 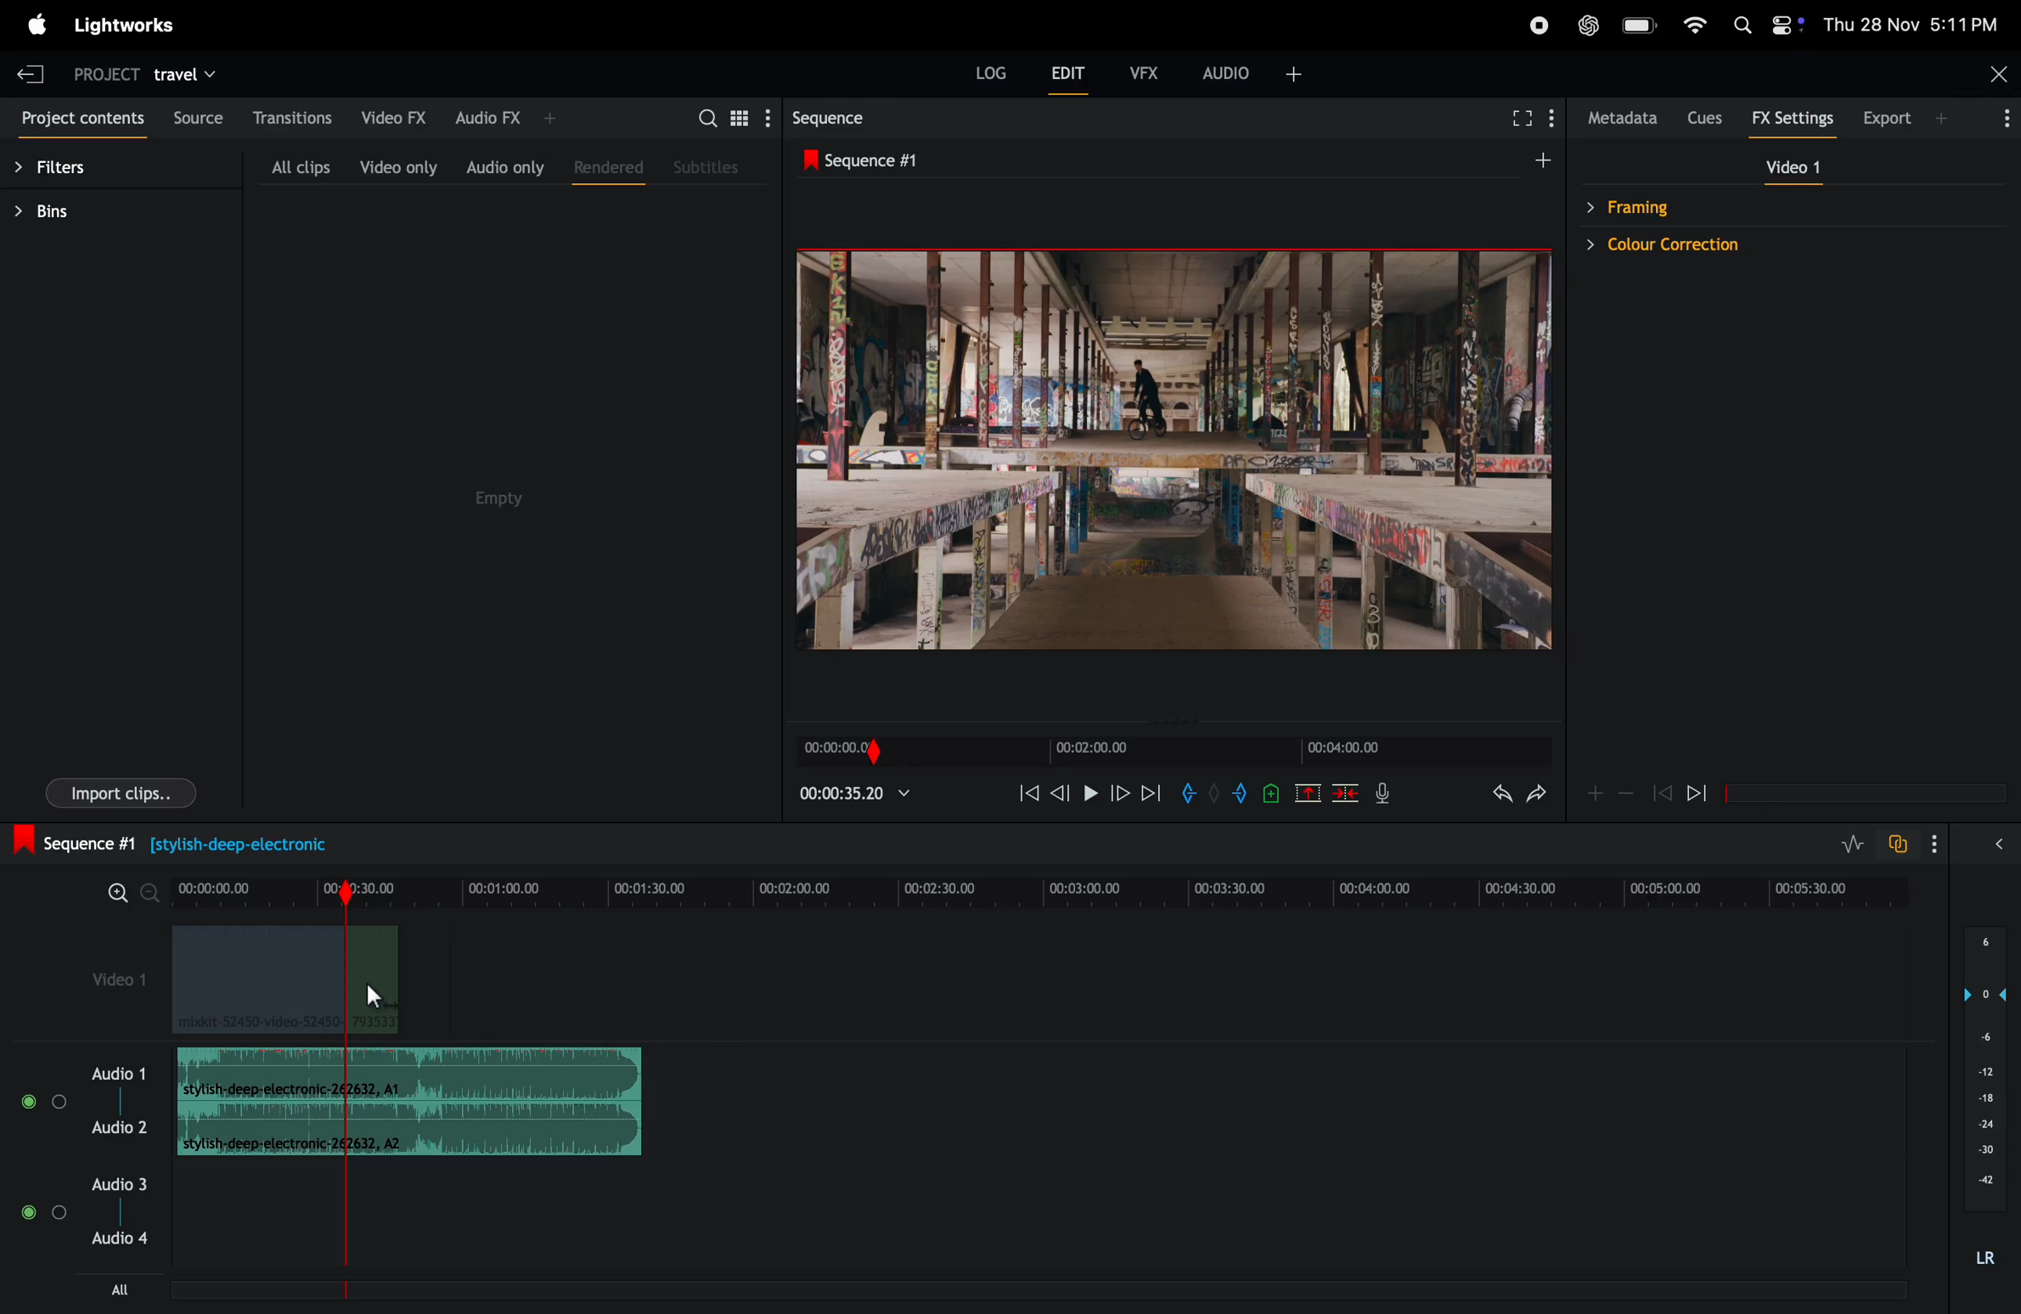 I want to click on video, so click(x=1792, y=170).